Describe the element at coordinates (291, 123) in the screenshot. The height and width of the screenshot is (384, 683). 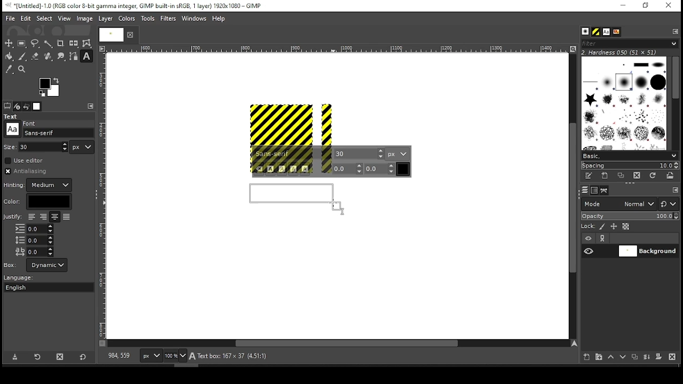
I see `` at that location.